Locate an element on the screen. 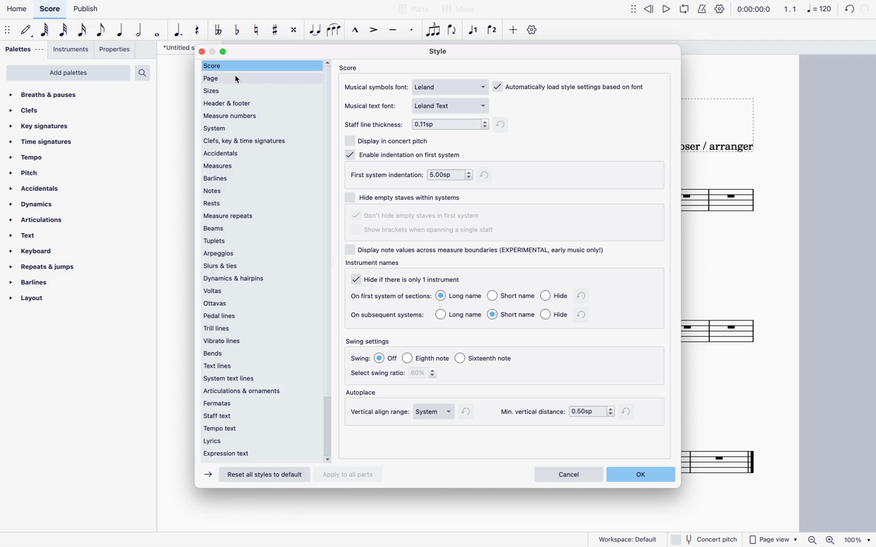  swing is located at coordinates (360, 358).